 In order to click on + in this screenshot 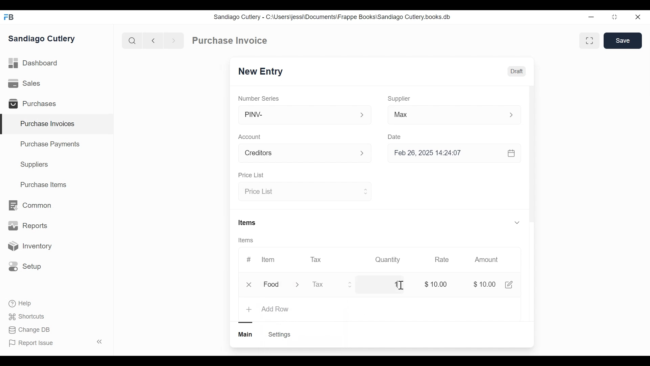, I will do `click(250, 309)`.